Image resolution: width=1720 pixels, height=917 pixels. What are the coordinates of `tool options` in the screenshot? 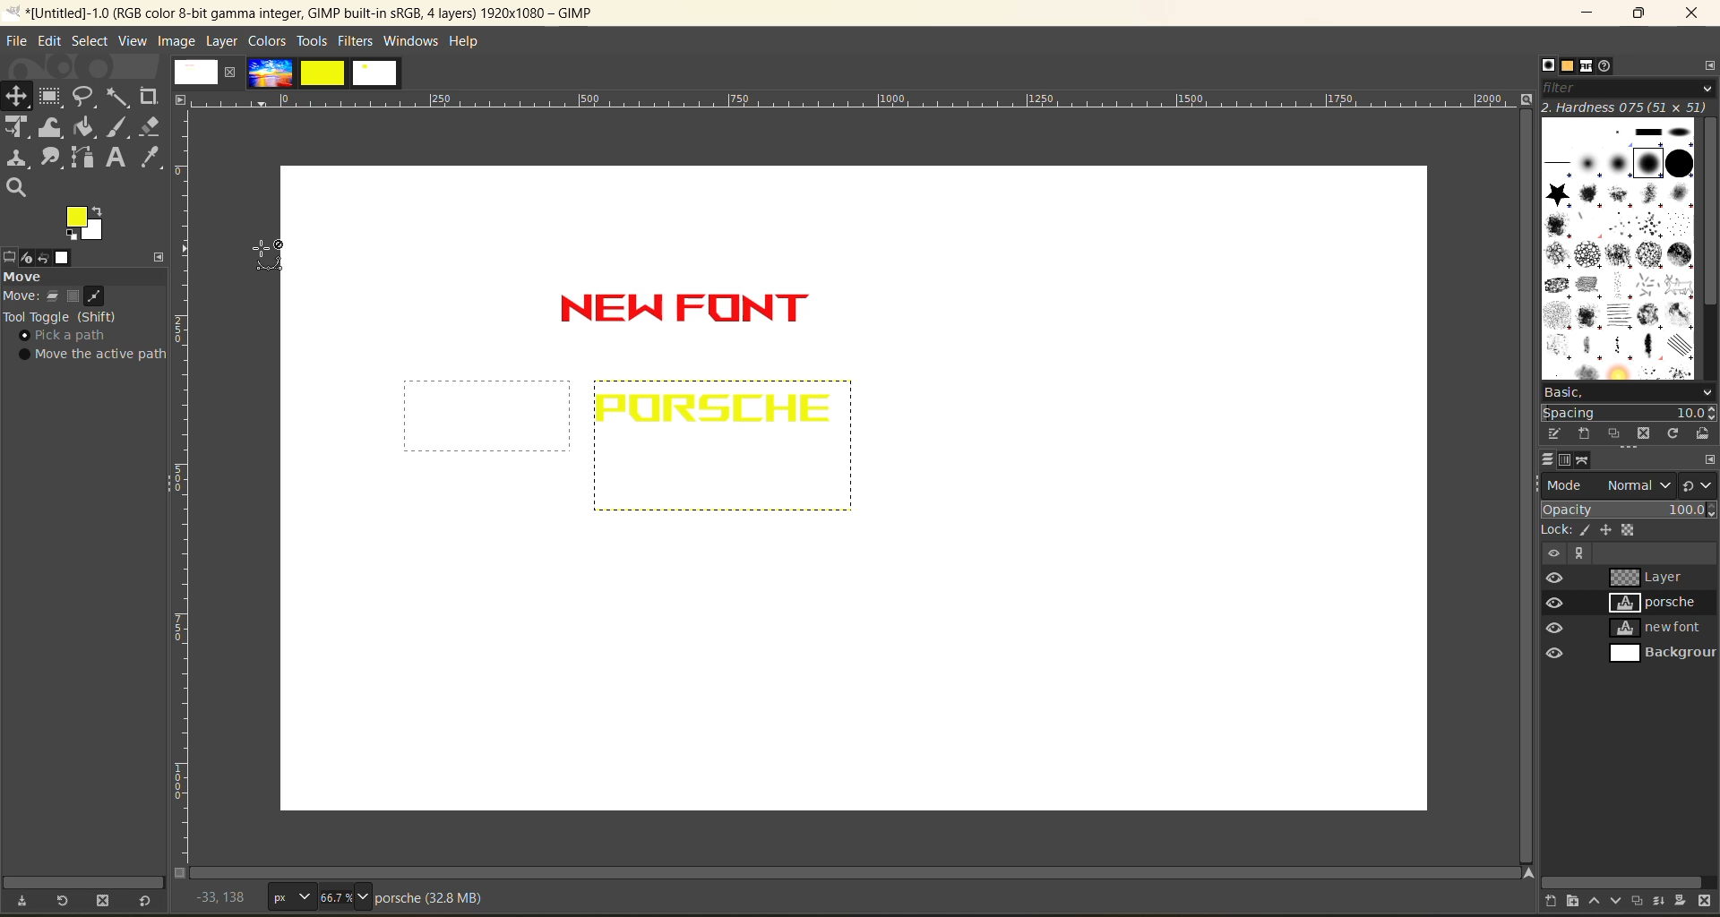 It's located at (11, 257).